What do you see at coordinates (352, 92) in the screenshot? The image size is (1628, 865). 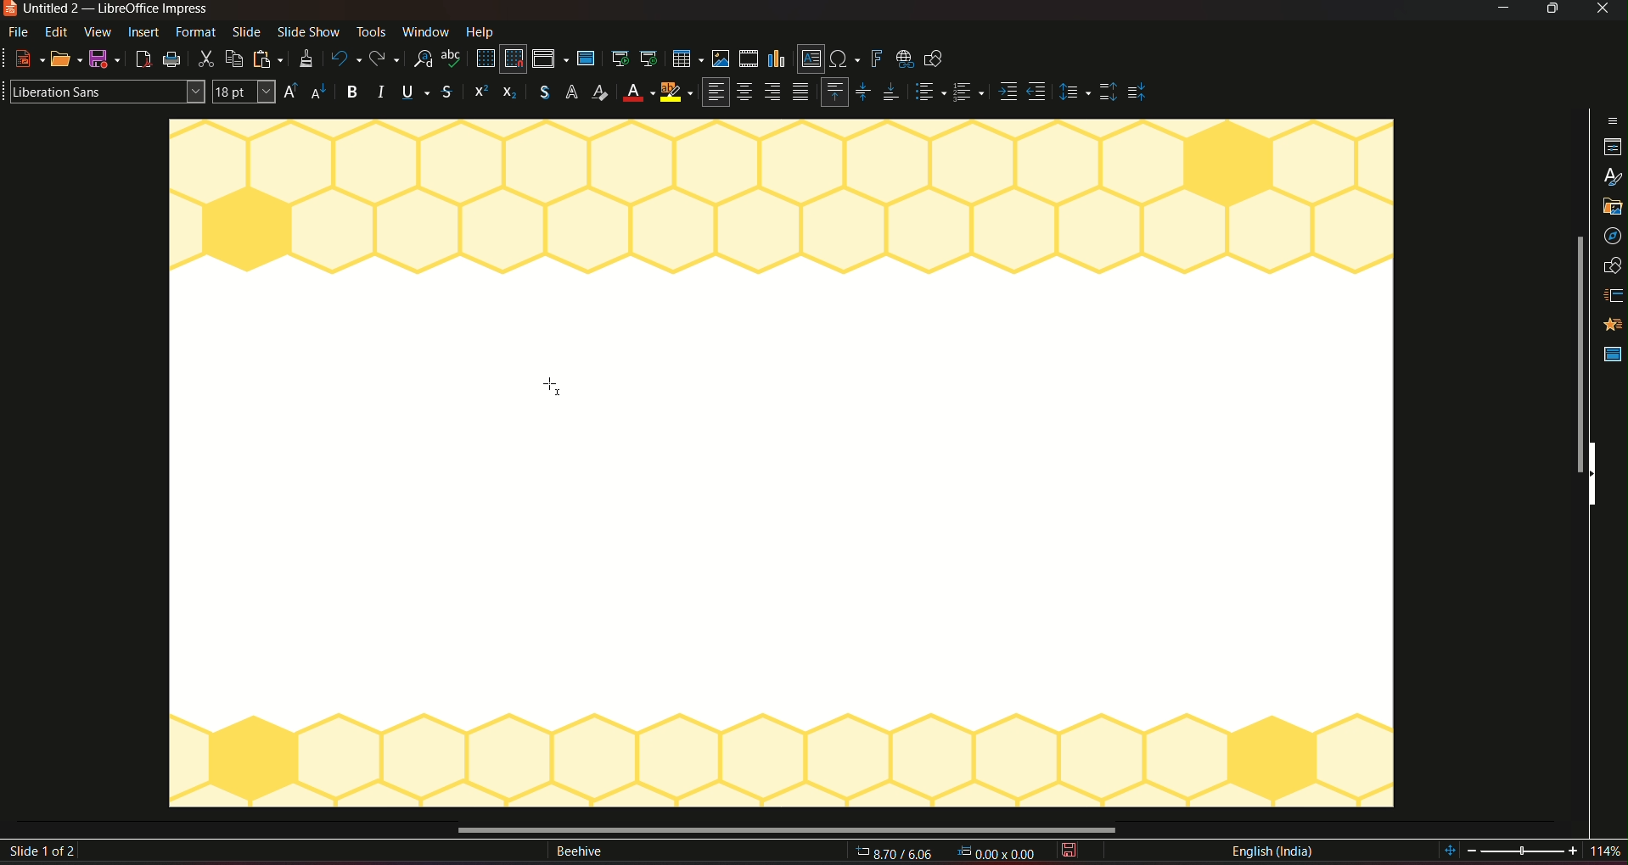 I see `Bold` at bounding box center [352, 92].